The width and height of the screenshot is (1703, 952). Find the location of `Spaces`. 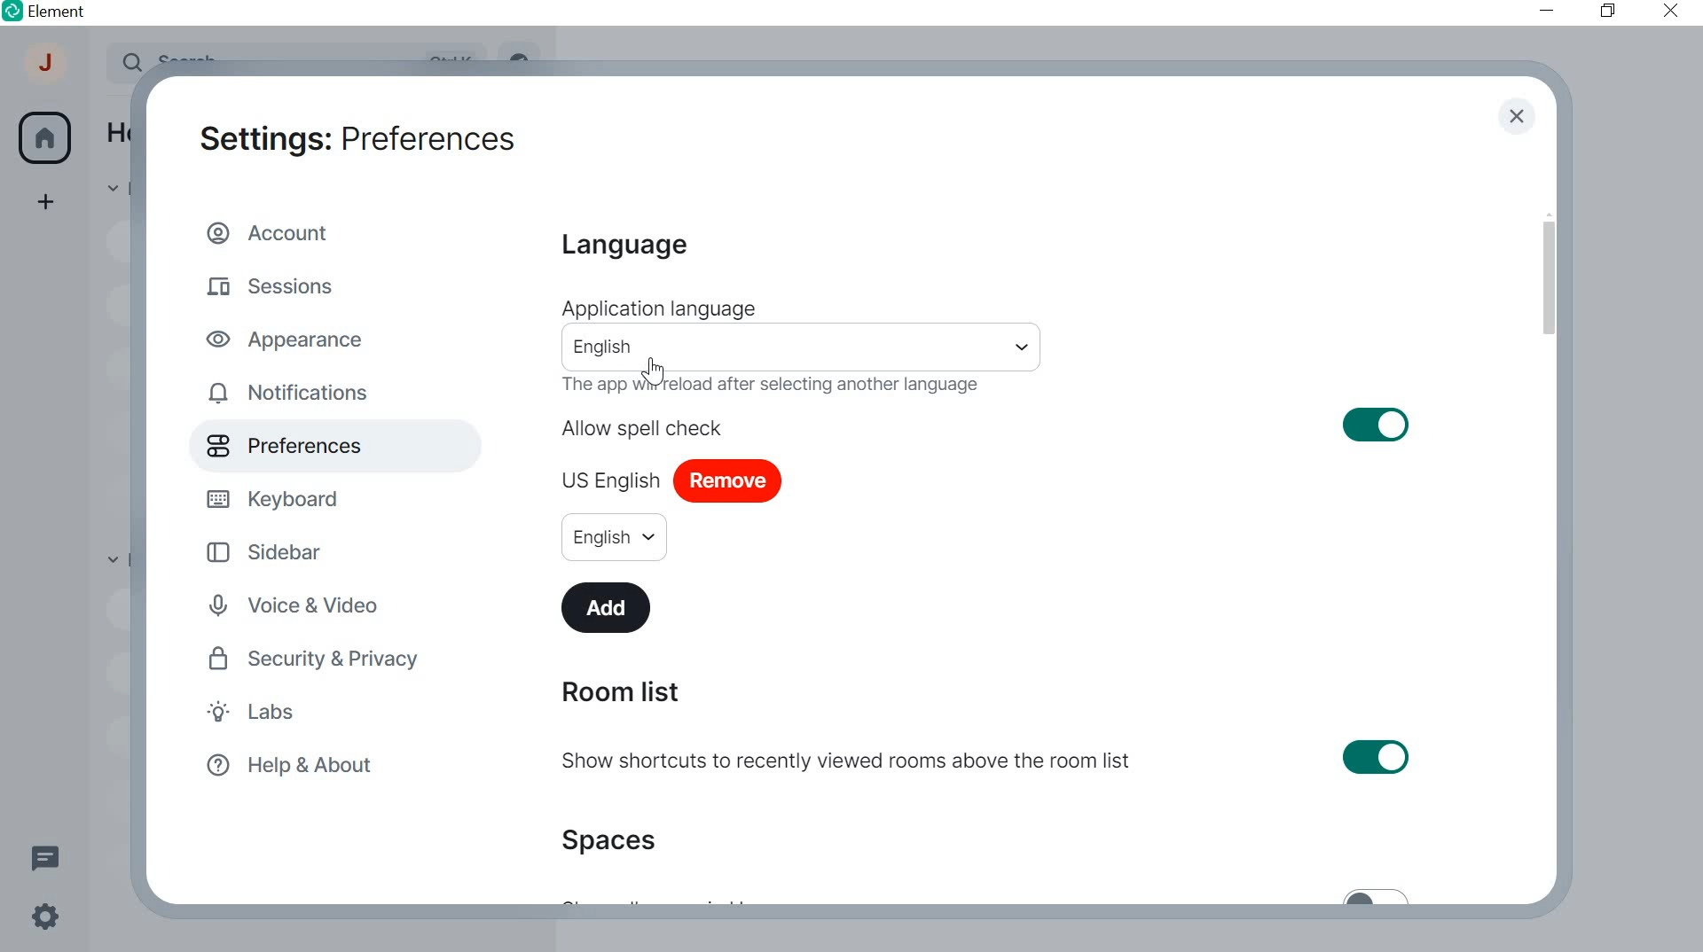

Spaces is located at coordinates (616, 839).